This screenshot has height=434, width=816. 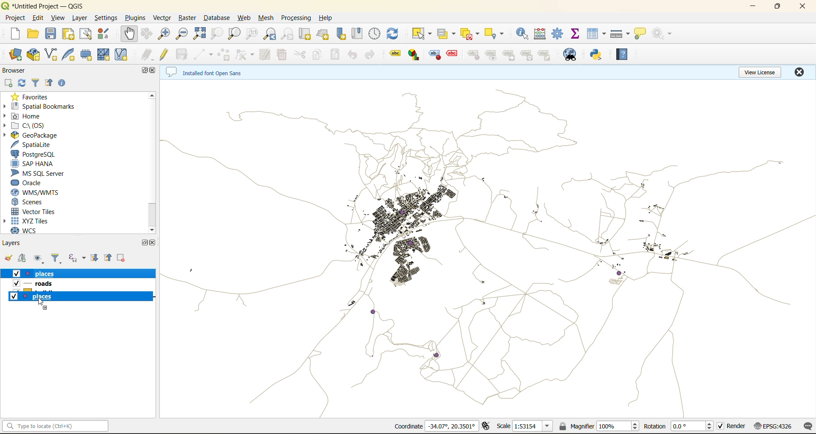 I want to click on attributes table, so click(x=597, y=36).